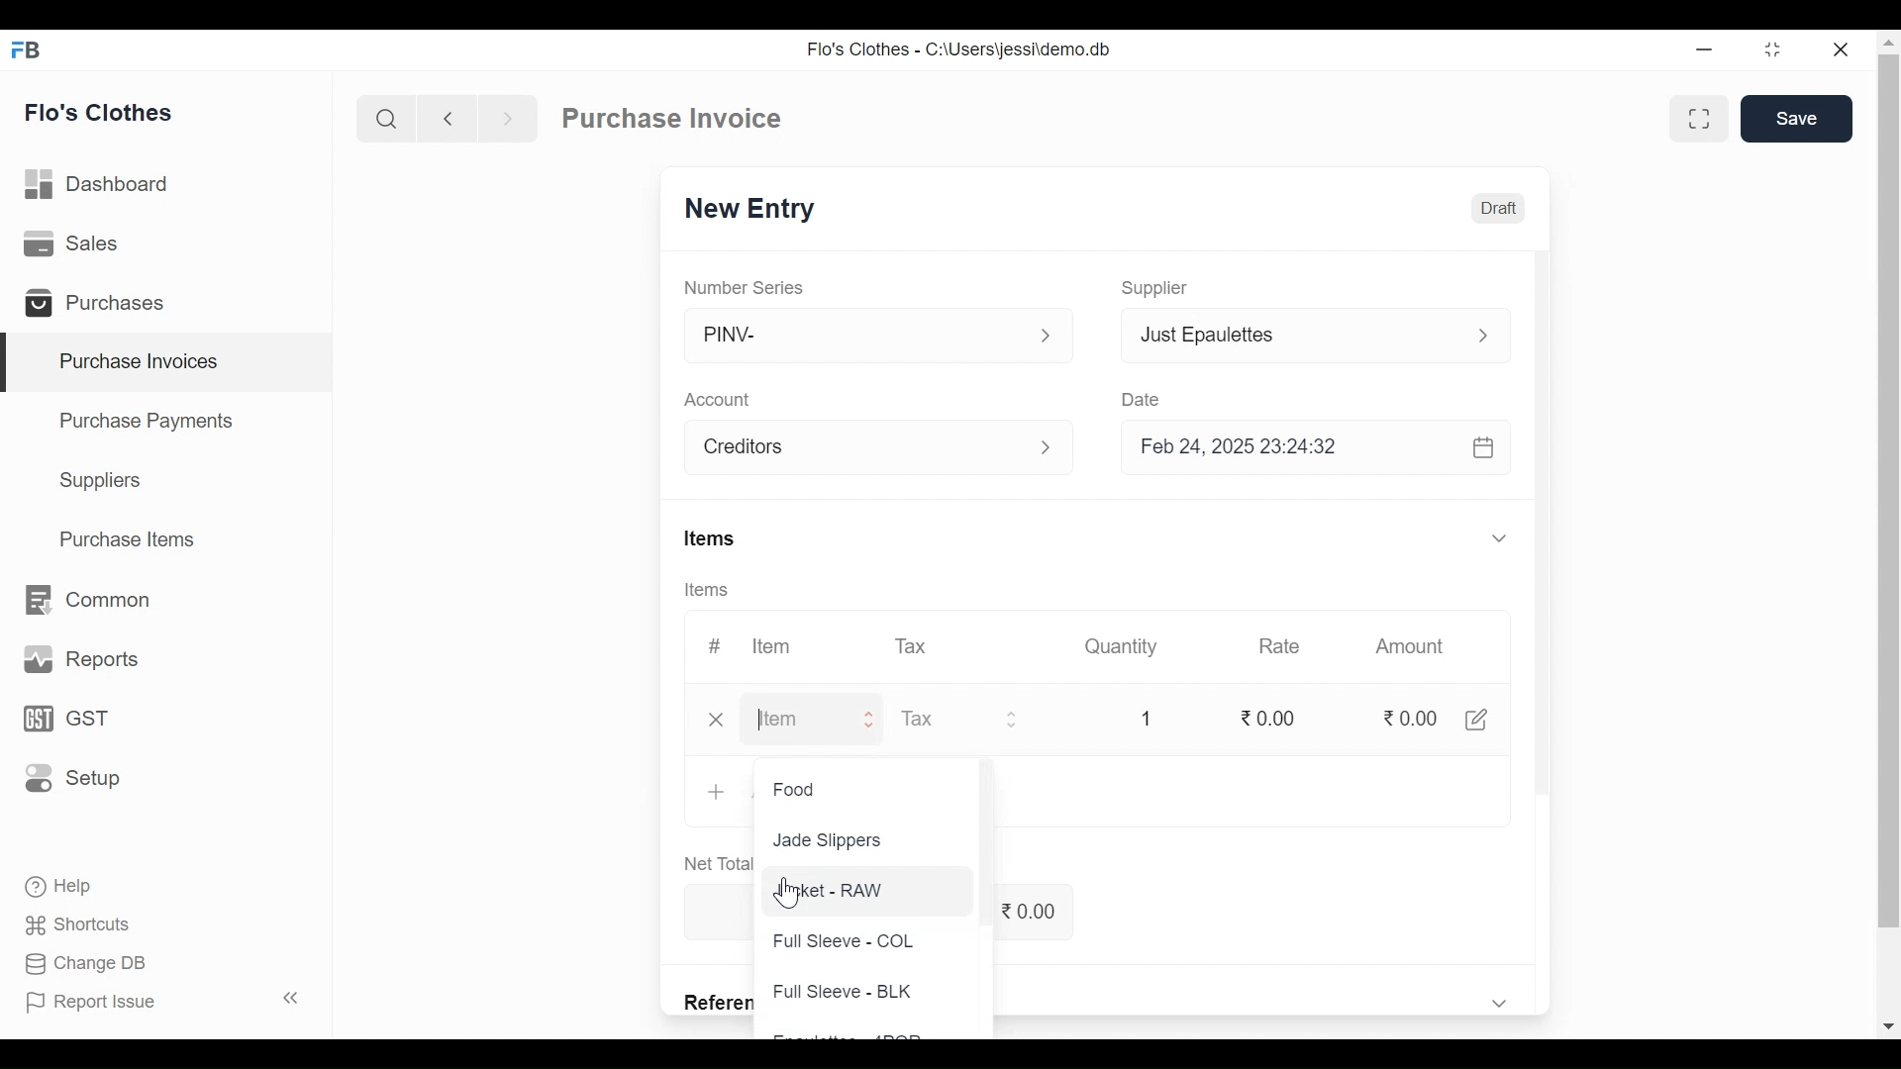 The width and height of the screenshot is (1901, 1069). What do you see at coordinates (1703, 121) in the screenshot?
I see `Toggle between form and full width` at bounding box center [1703, 121].